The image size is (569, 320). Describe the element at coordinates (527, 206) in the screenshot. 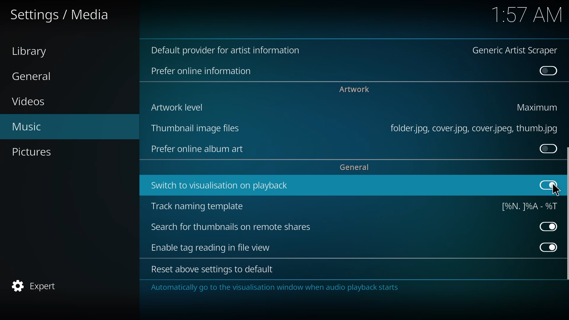

I see `template` at that location.